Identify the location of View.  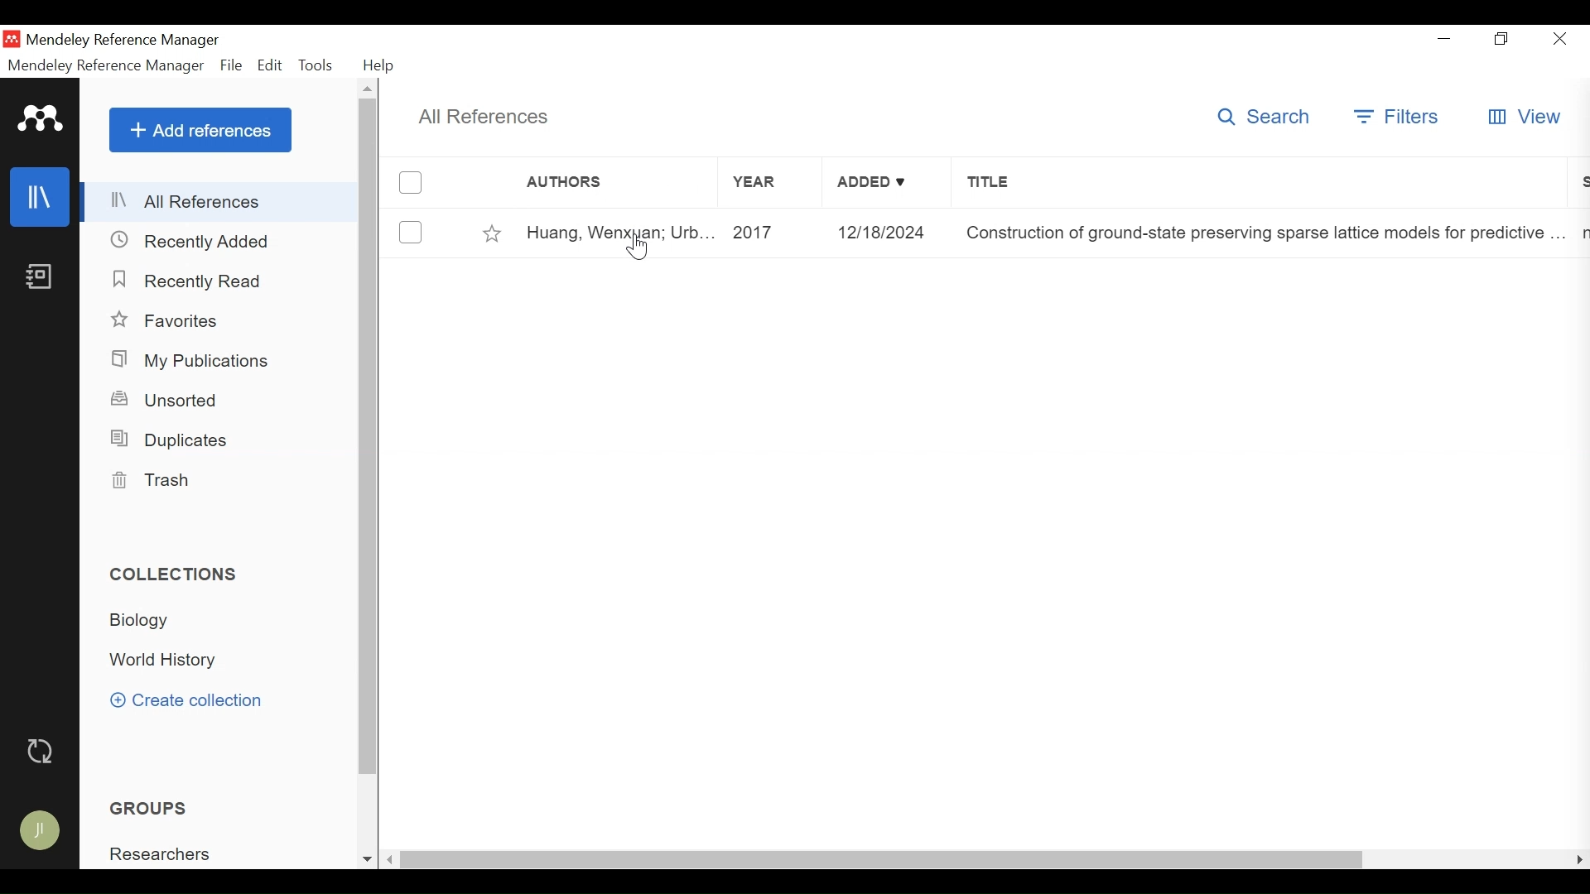
(1522, 116).